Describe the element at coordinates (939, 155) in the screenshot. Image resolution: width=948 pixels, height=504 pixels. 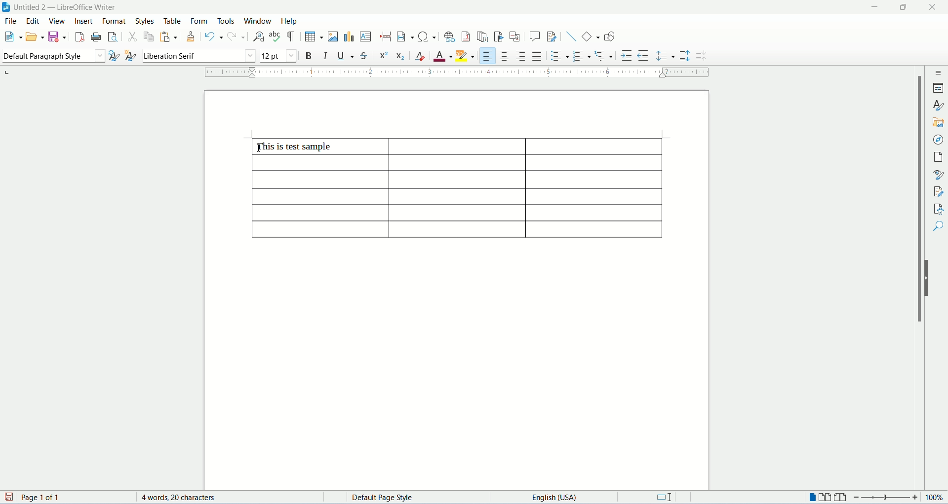
I see `page` at that location.